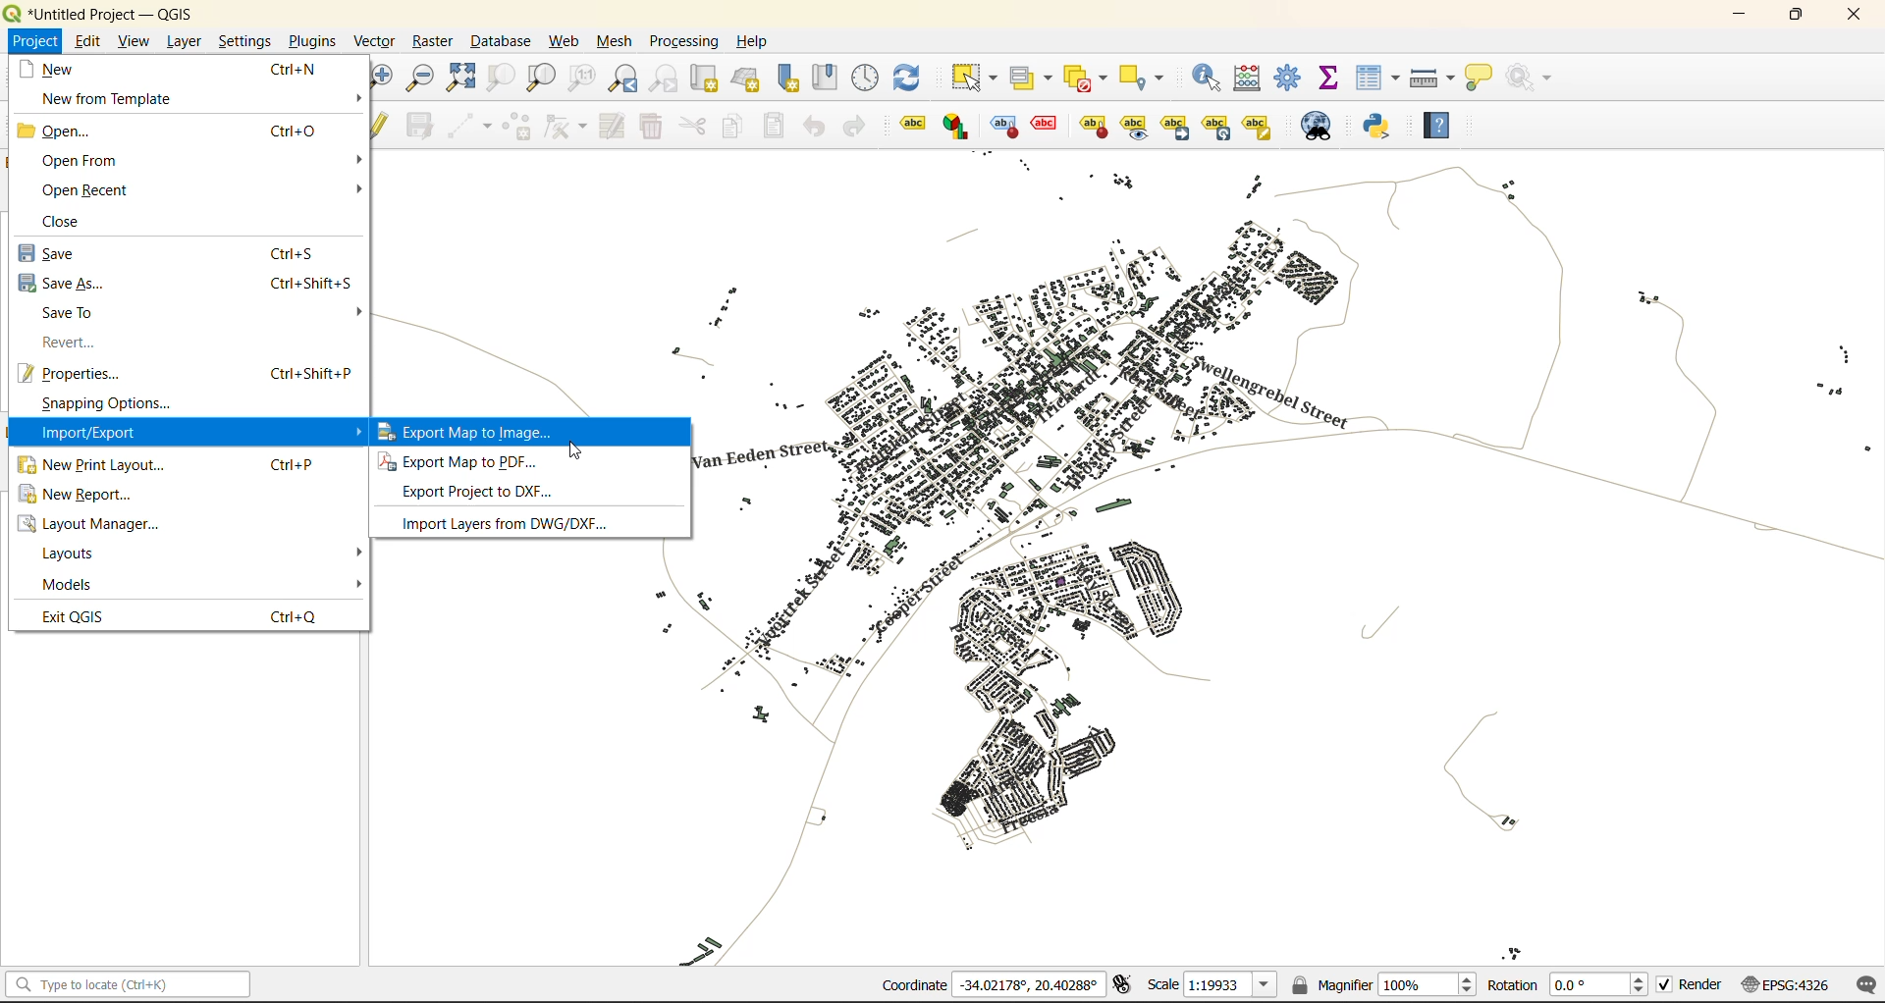  What do you see at coordinates (500, 42) in the screenshot?
I see `database` at bounding box center [500, 42].